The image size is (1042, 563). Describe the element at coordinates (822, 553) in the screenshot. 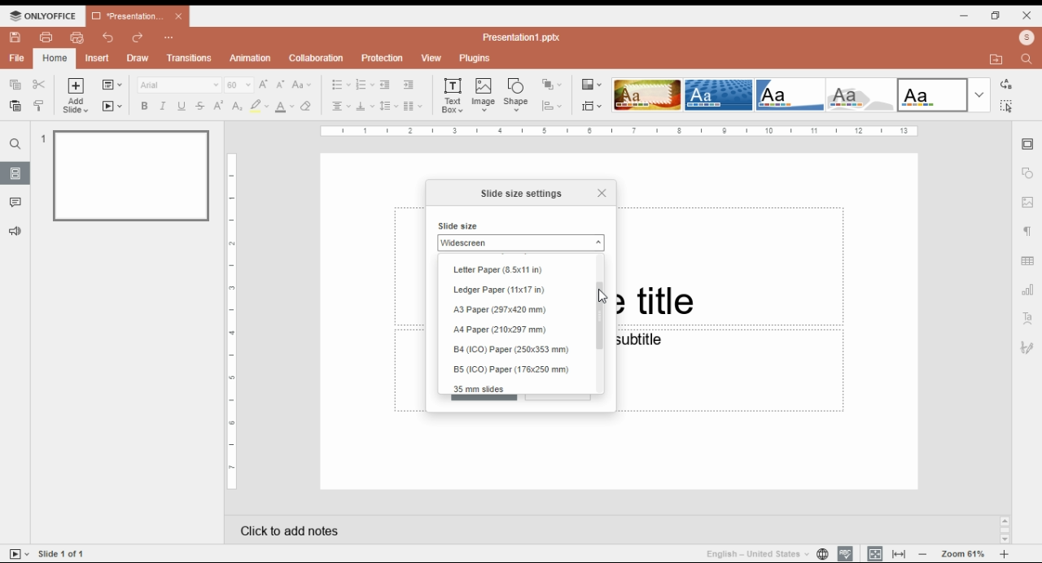

I see `set document language` at that location.